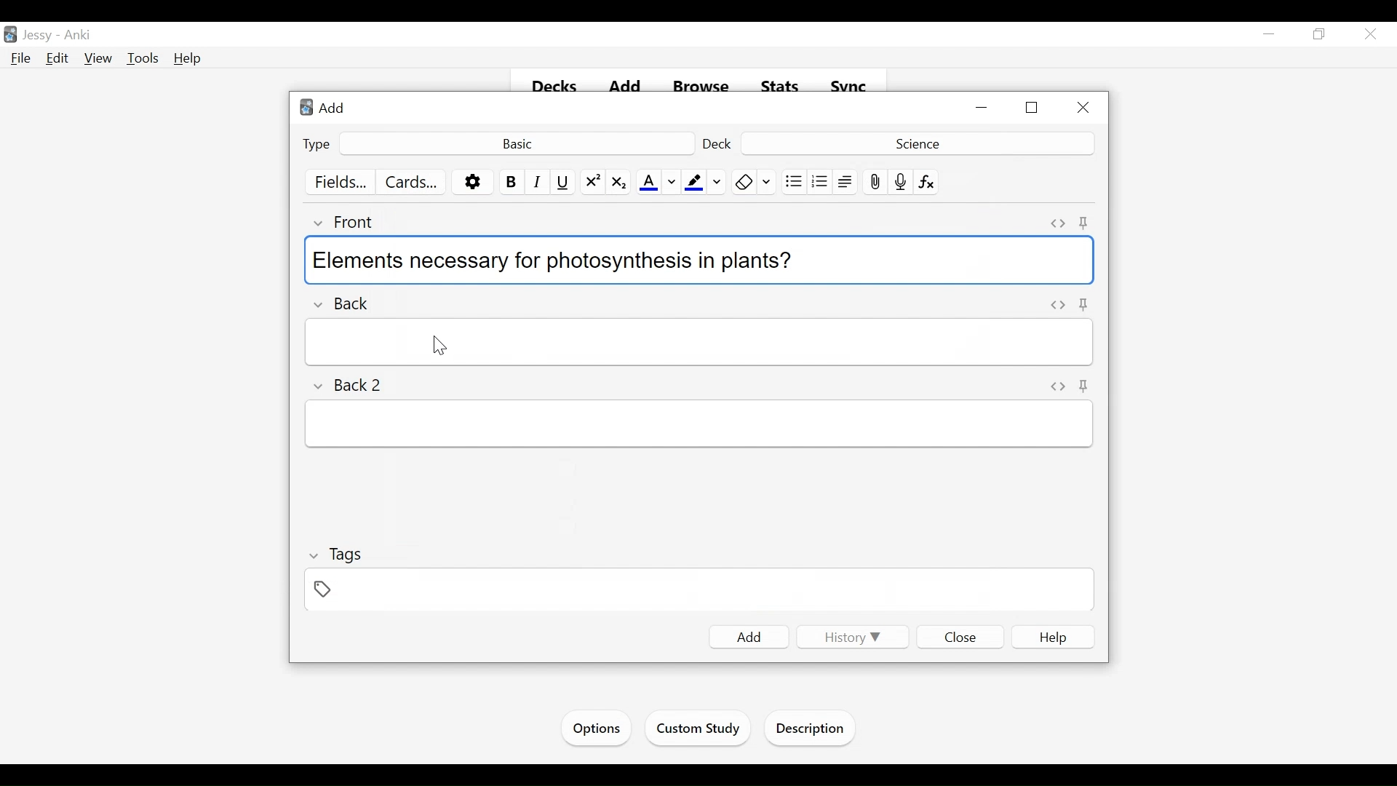 The image size is (1397, 786). I want to click on Toggle HTML Editor, so click(1086, 305).